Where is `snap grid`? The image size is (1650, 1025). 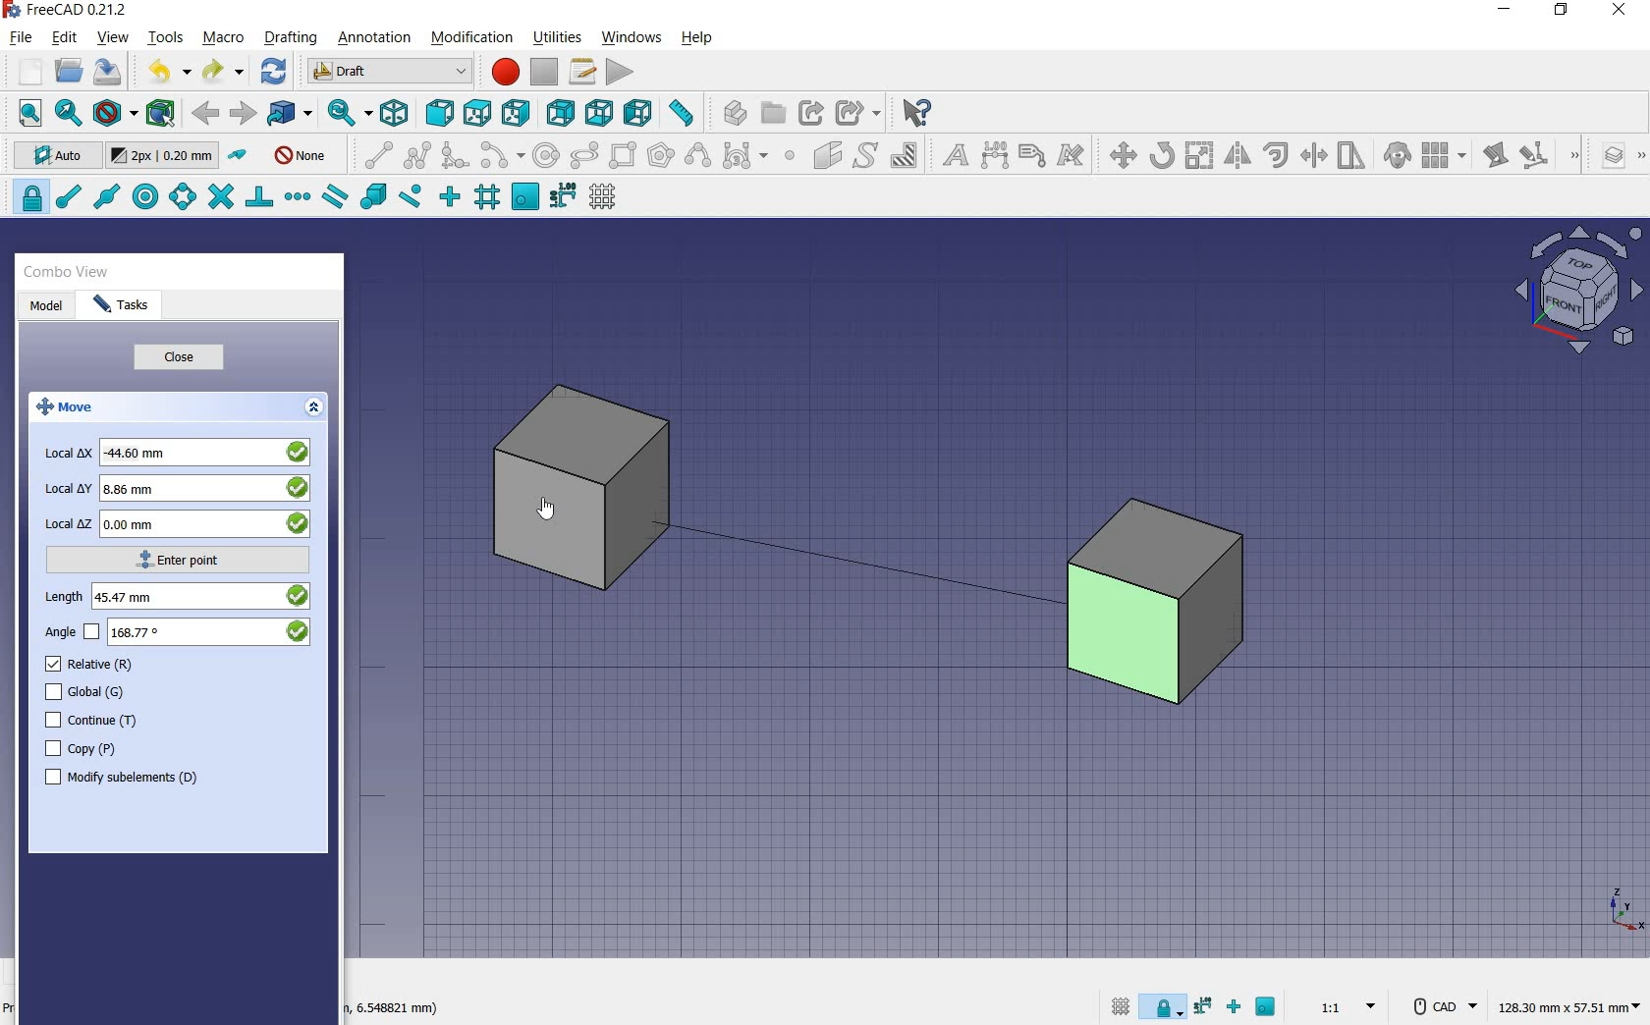 snap grid is located at coordinates (487, 198).